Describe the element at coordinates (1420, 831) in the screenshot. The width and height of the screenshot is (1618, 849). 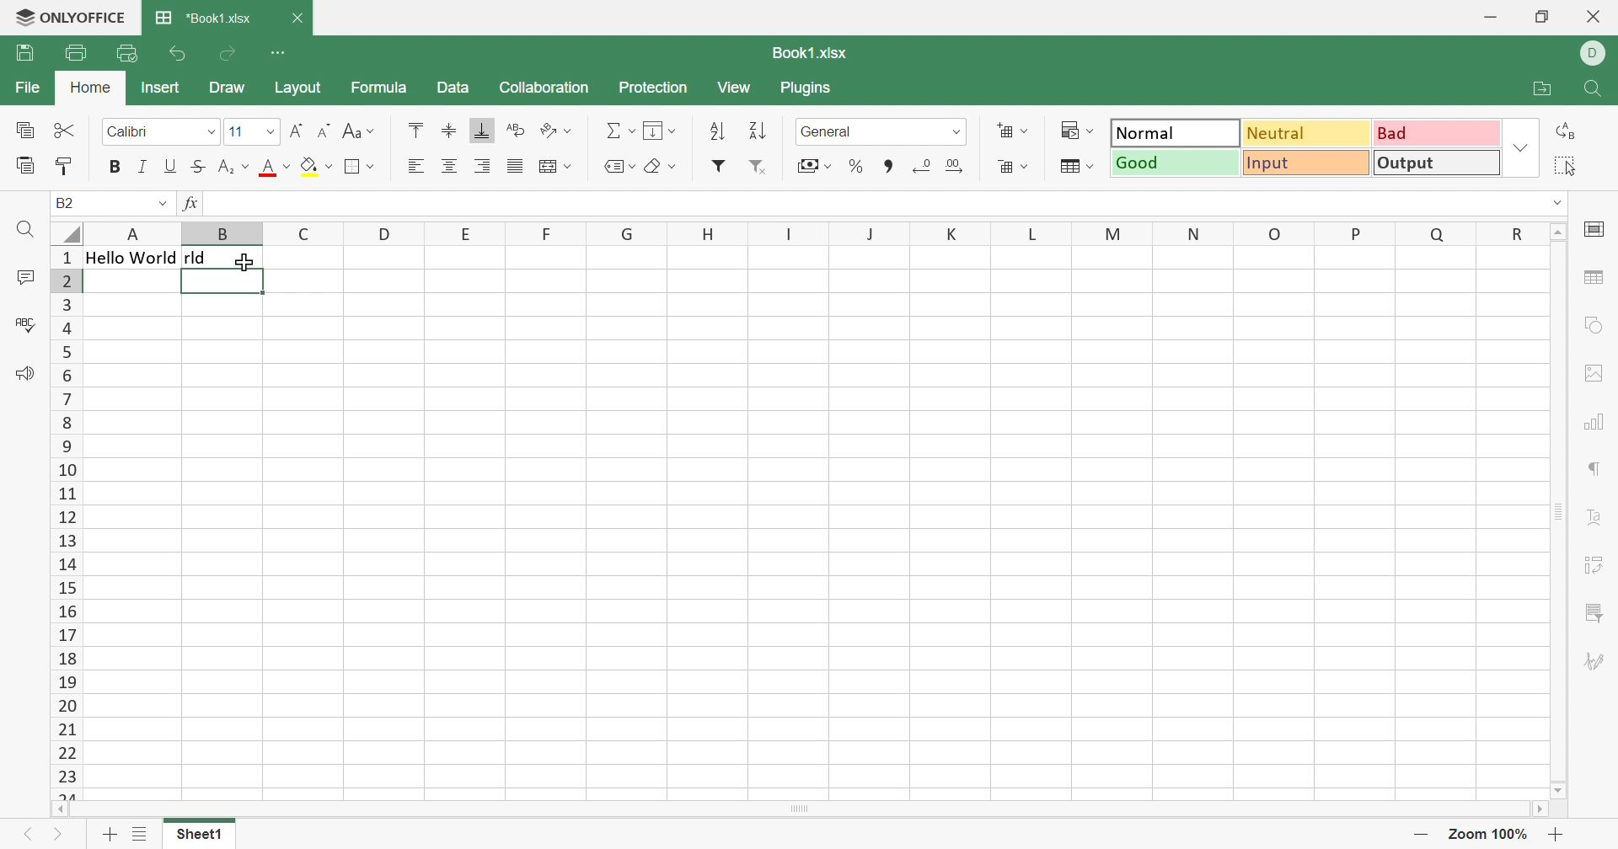
I see `Zoom out` at that location.